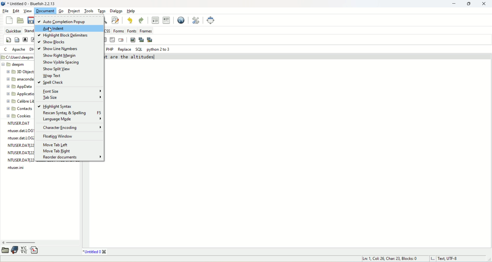 Image resolution: width=492 pixels, height=262 pixels. Describe the element at coordinates (6, 12) in the screenshot. I see `file` at that location.